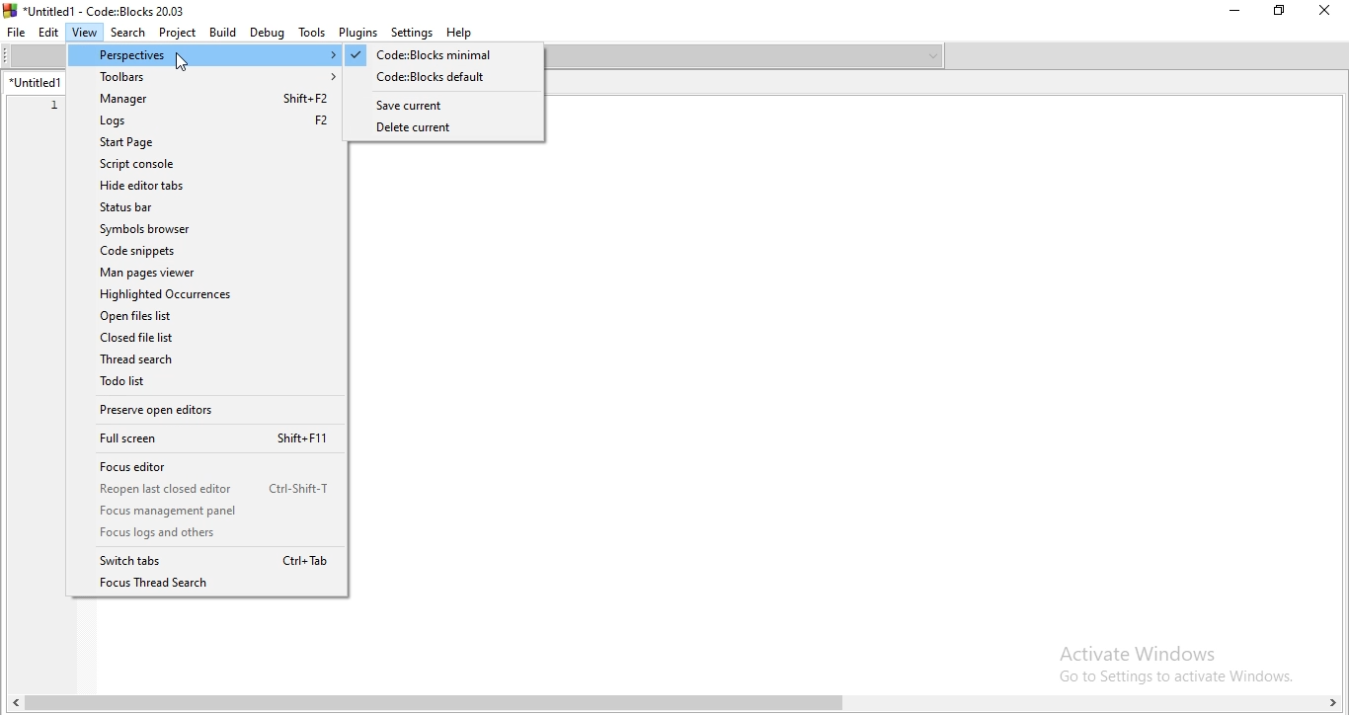 The width and height of the screenshot is (1349, 715). Describe the element at coordinates (446, 55) in the screenshot. I see `highlighted Code:Blocks minimal` at that location.